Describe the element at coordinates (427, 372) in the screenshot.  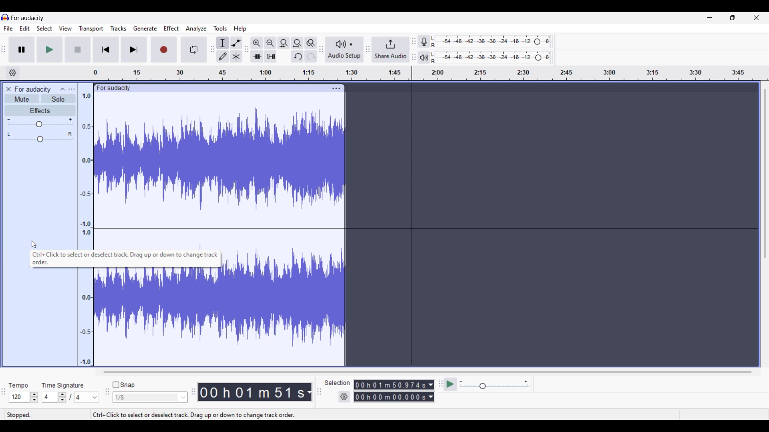
I see `Horizontal slide bar` at that location.